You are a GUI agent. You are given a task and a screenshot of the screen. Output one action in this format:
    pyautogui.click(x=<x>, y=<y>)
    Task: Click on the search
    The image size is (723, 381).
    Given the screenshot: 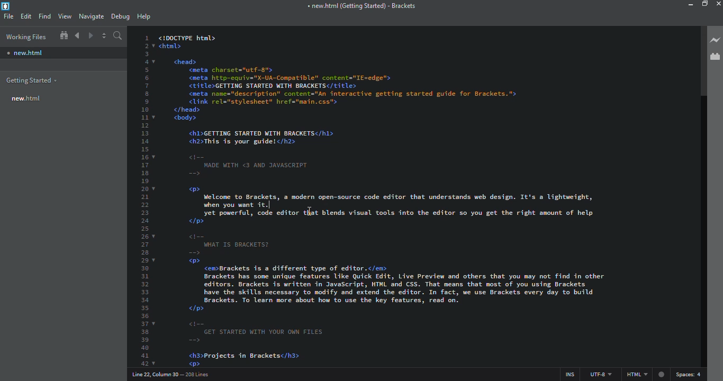 What is the action you would take?
    pyautogui.click(x=118, y=35)
    